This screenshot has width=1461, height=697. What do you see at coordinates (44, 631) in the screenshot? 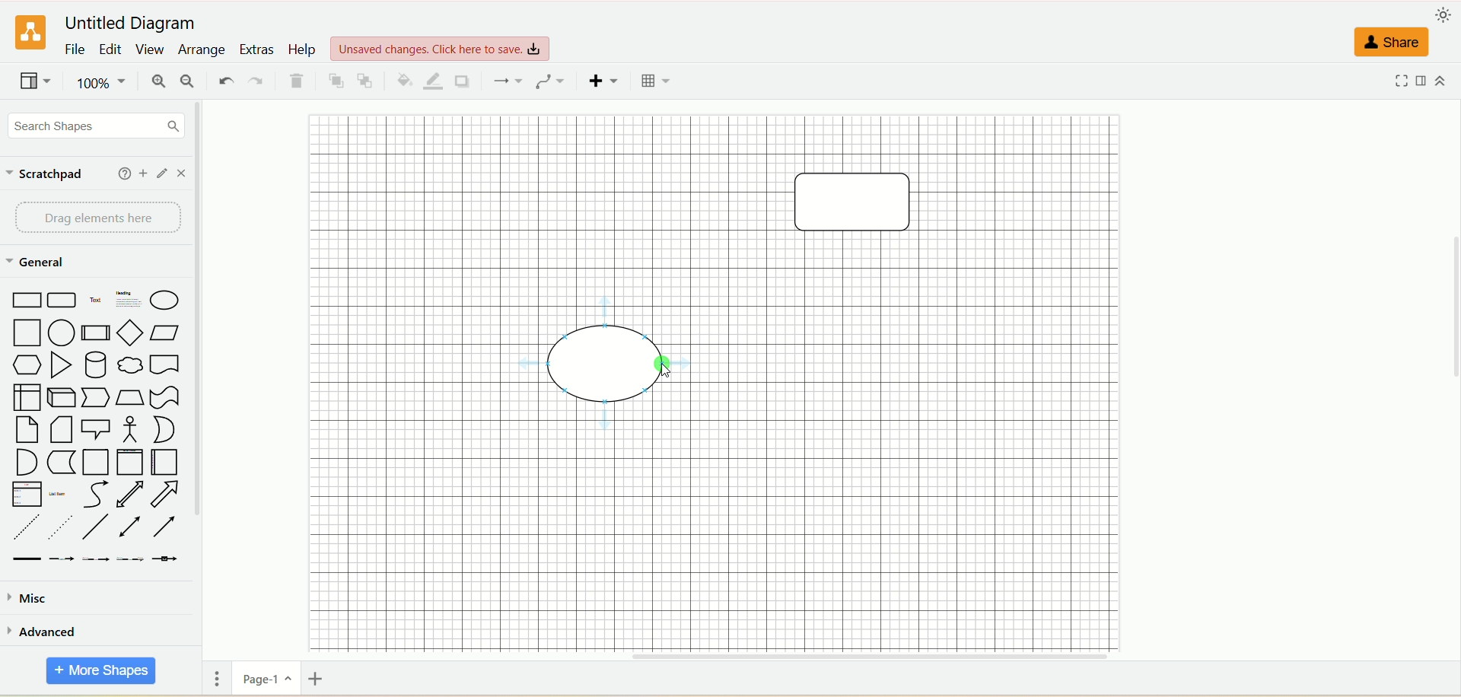
I see `advanced` at bounding box center [44, 631].